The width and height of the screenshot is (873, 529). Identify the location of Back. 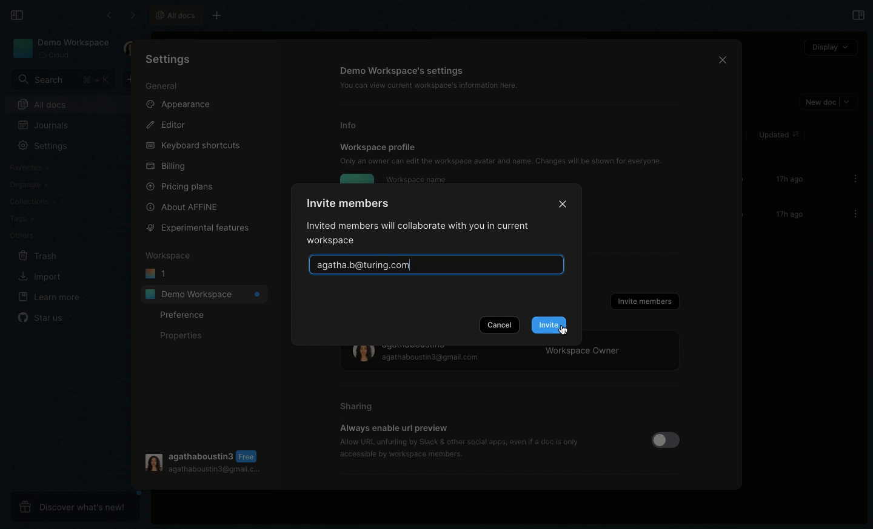
(109, 15).